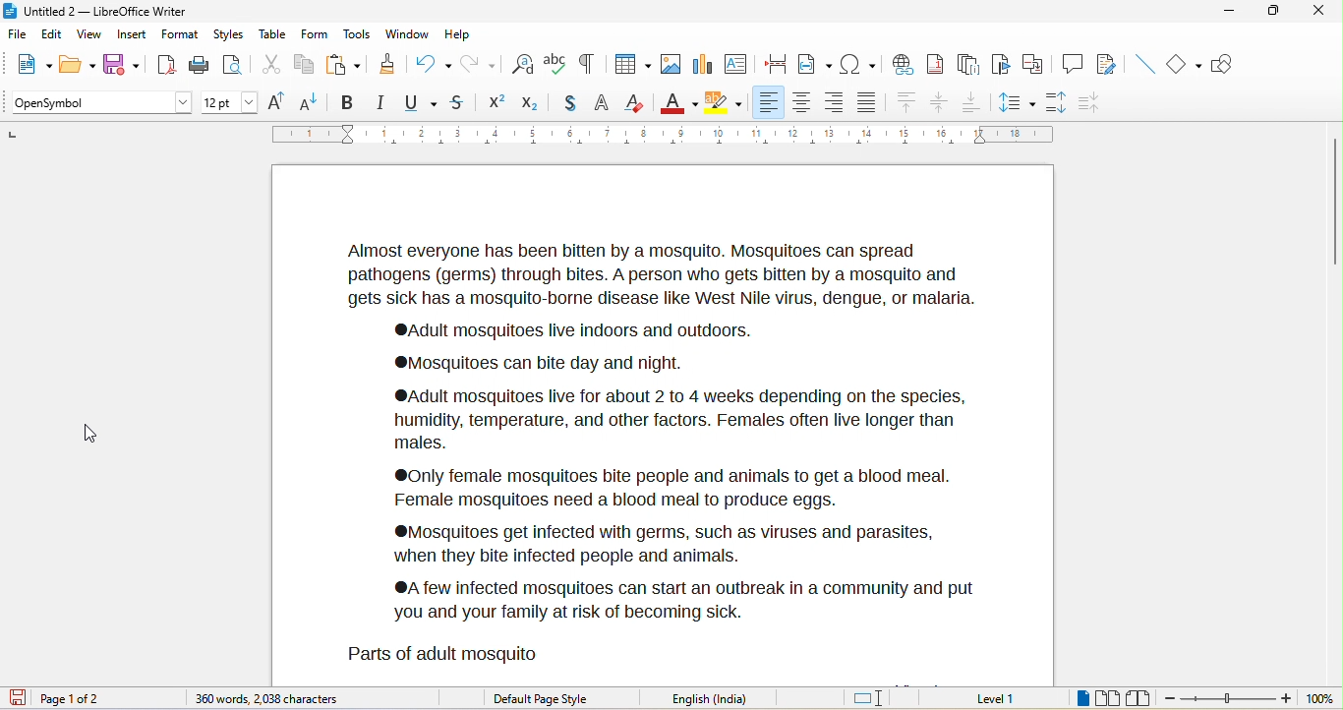 The width and height of the screenshot is (1343, 710). What do you see at coordinates (677, 100) in the screenshot?
I see `font color` at bounding box center [677, 100].